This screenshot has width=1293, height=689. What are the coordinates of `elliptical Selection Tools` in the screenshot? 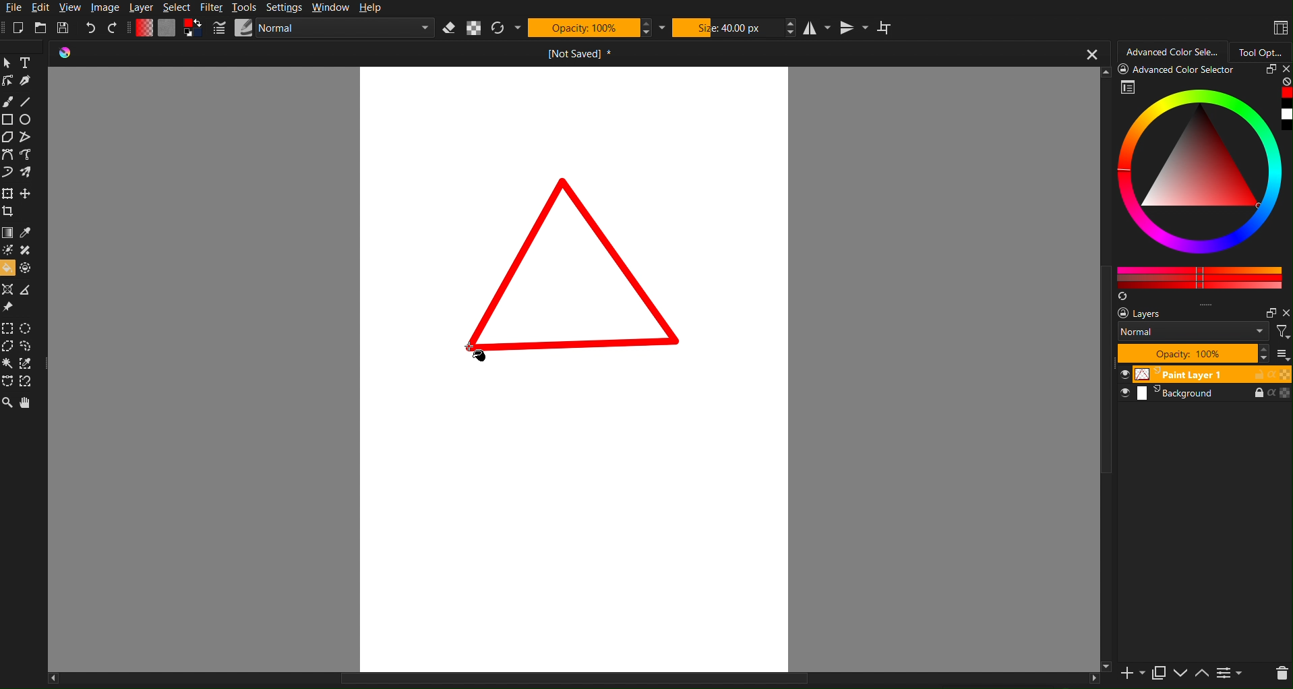 It's located at (27, 328).